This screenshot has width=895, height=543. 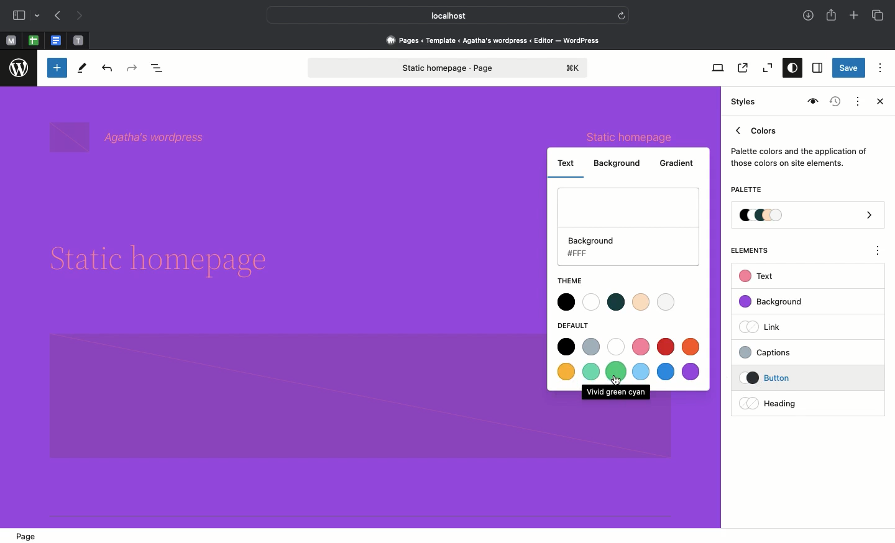 What do you see at coordinates (83, 71) in the screenshot?
I see `Tools` at bounding box center [83, 71].